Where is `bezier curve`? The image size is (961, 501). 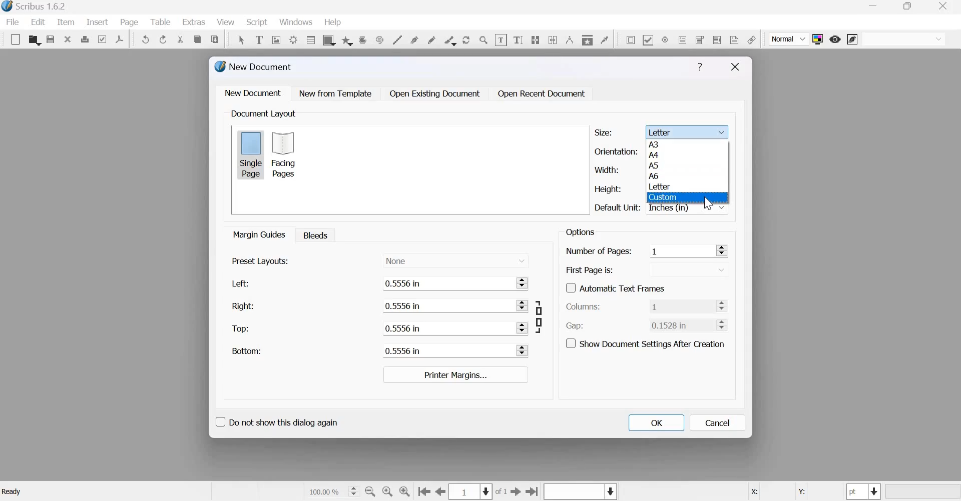
bezier curve is located at coordinates (415, 39).